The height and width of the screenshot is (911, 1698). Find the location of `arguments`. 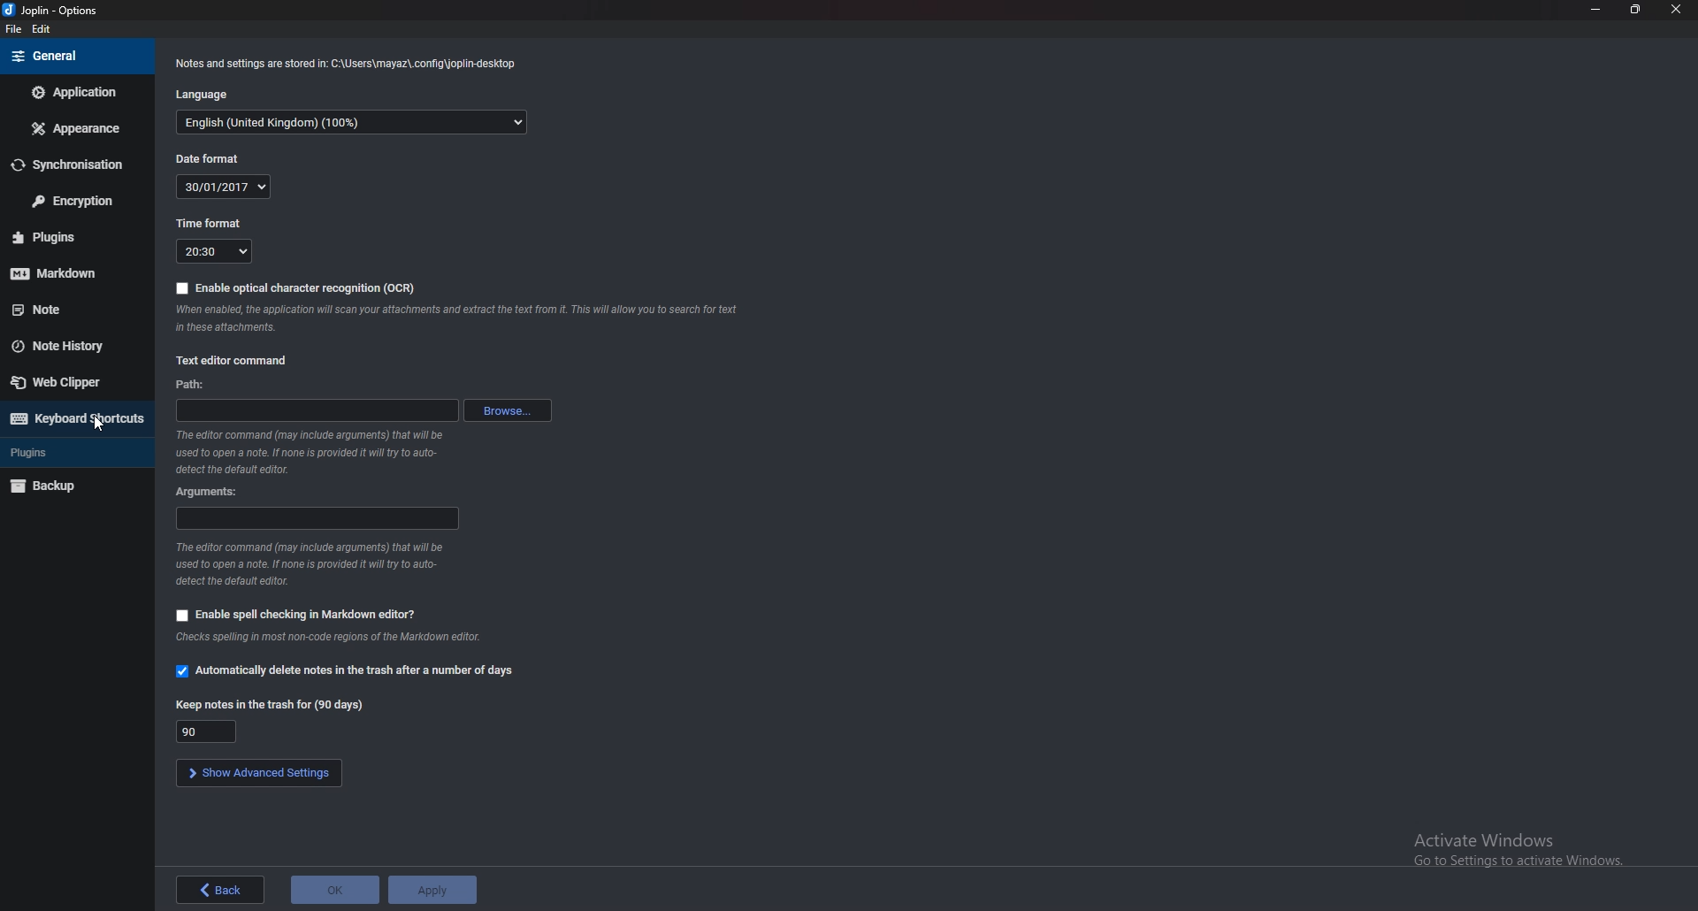

arguments is located at coordinates (209, 493).